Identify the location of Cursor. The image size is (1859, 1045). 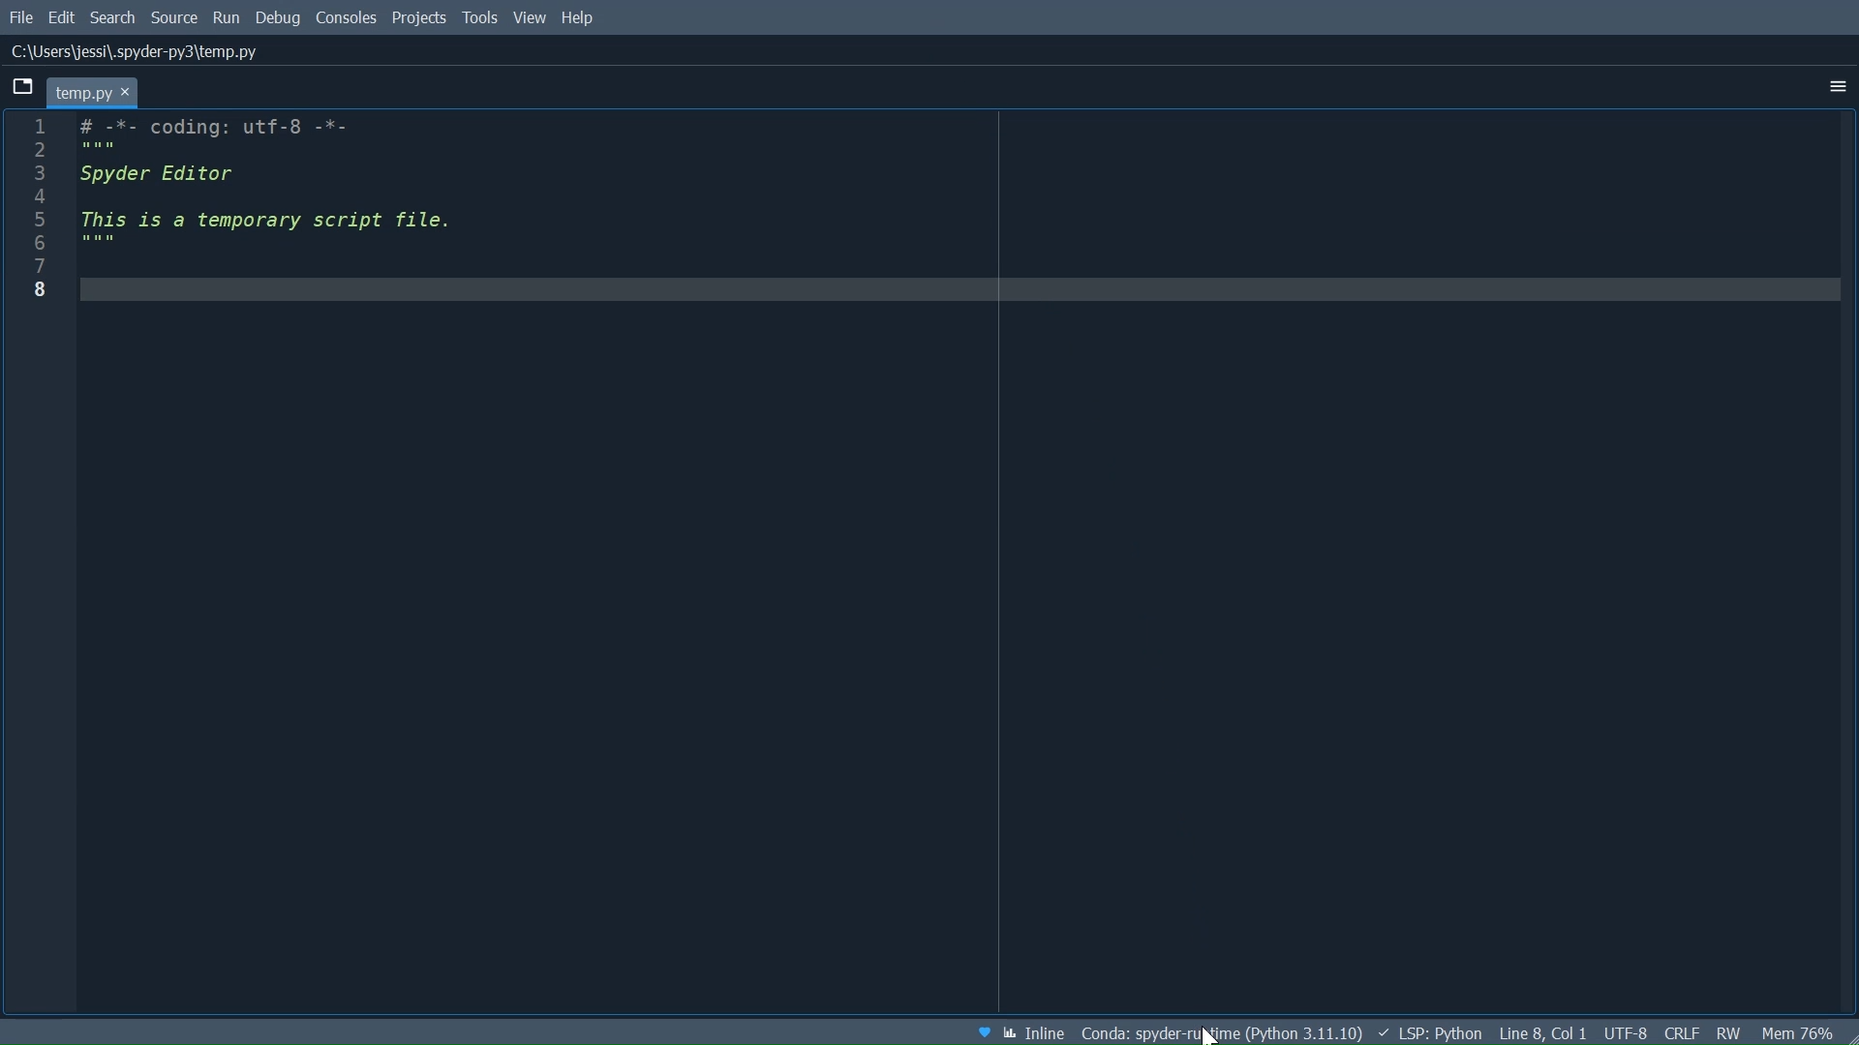
(1211, 1036).